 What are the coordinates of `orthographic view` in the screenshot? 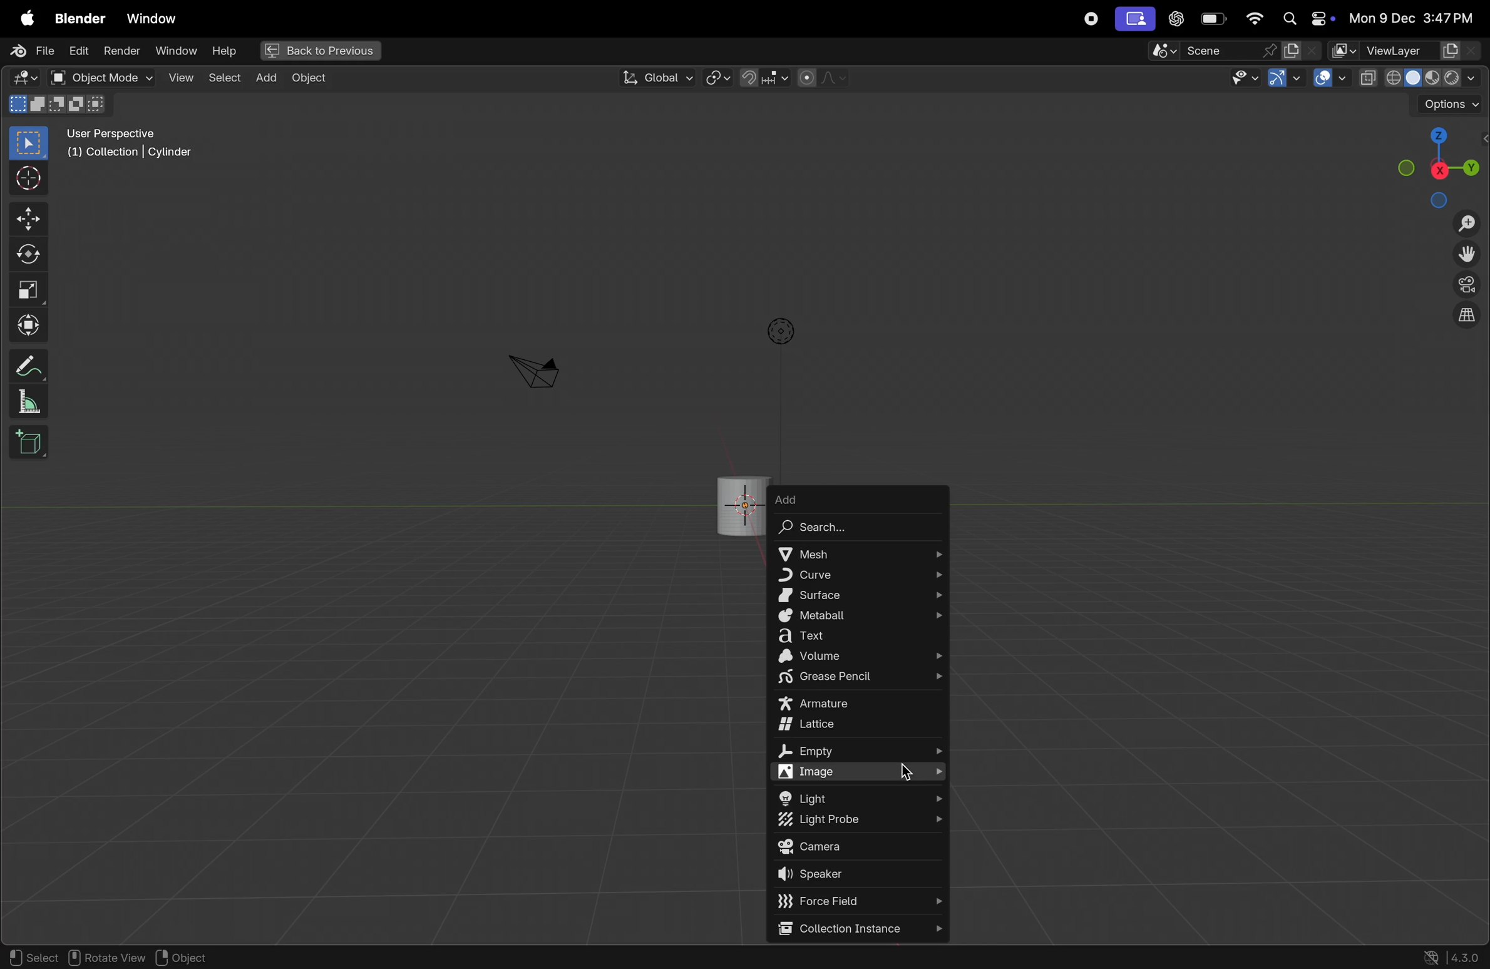 It's located at (1469, 318).